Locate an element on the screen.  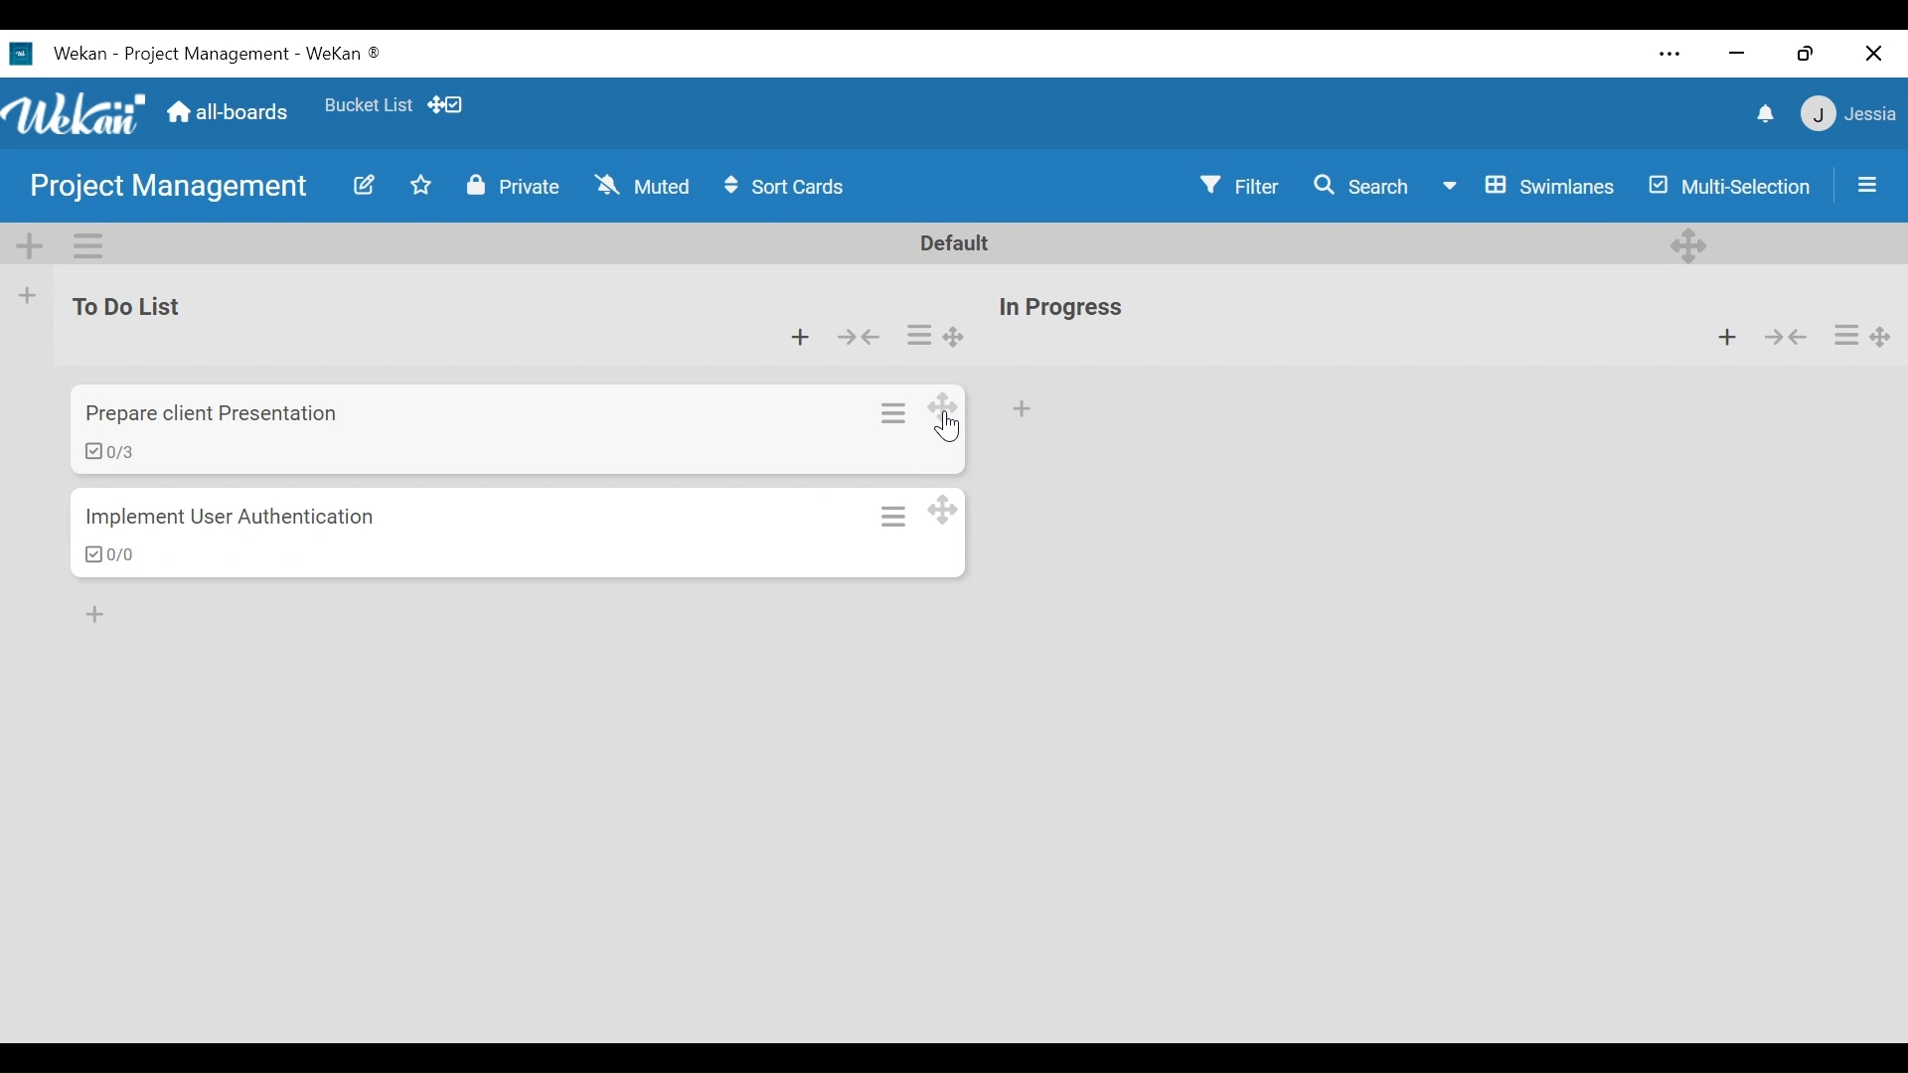
list actions is located at coordinates (1845, 337).